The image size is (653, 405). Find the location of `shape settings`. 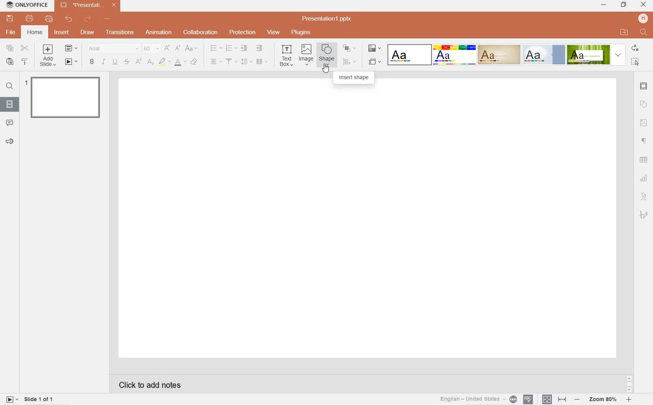

shape settings is located at coordinates (644, 105).